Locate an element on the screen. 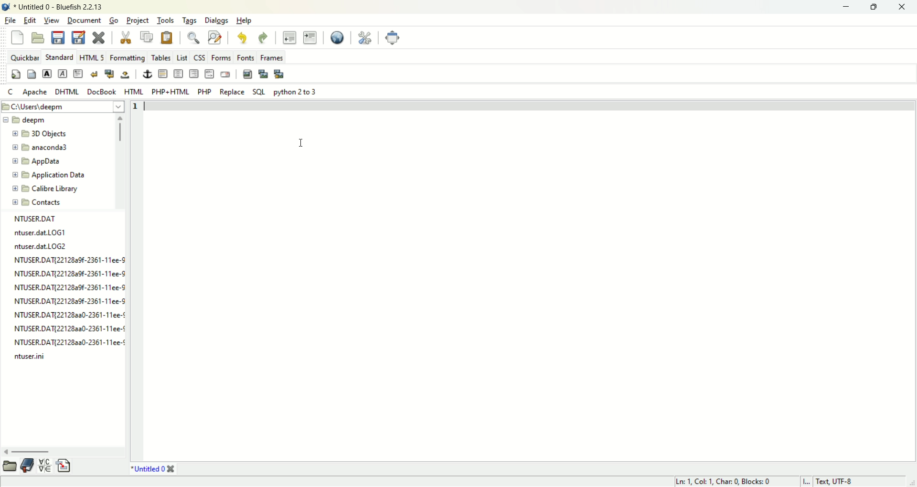  ln, col, char, blocks is located at coordinates (724, 482).